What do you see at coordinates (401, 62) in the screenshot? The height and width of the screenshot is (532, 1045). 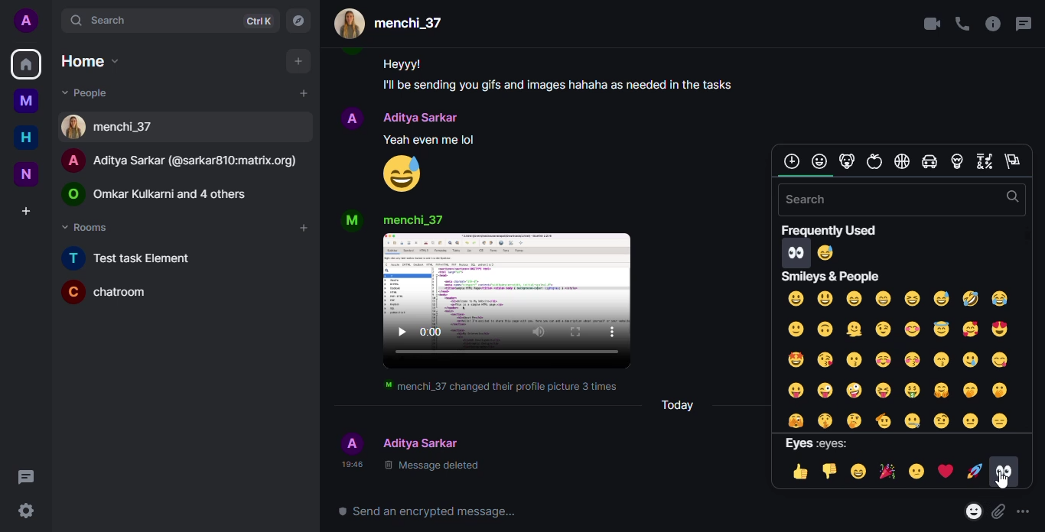 I see `message- heyyy!` at bounding box center [401, 62].